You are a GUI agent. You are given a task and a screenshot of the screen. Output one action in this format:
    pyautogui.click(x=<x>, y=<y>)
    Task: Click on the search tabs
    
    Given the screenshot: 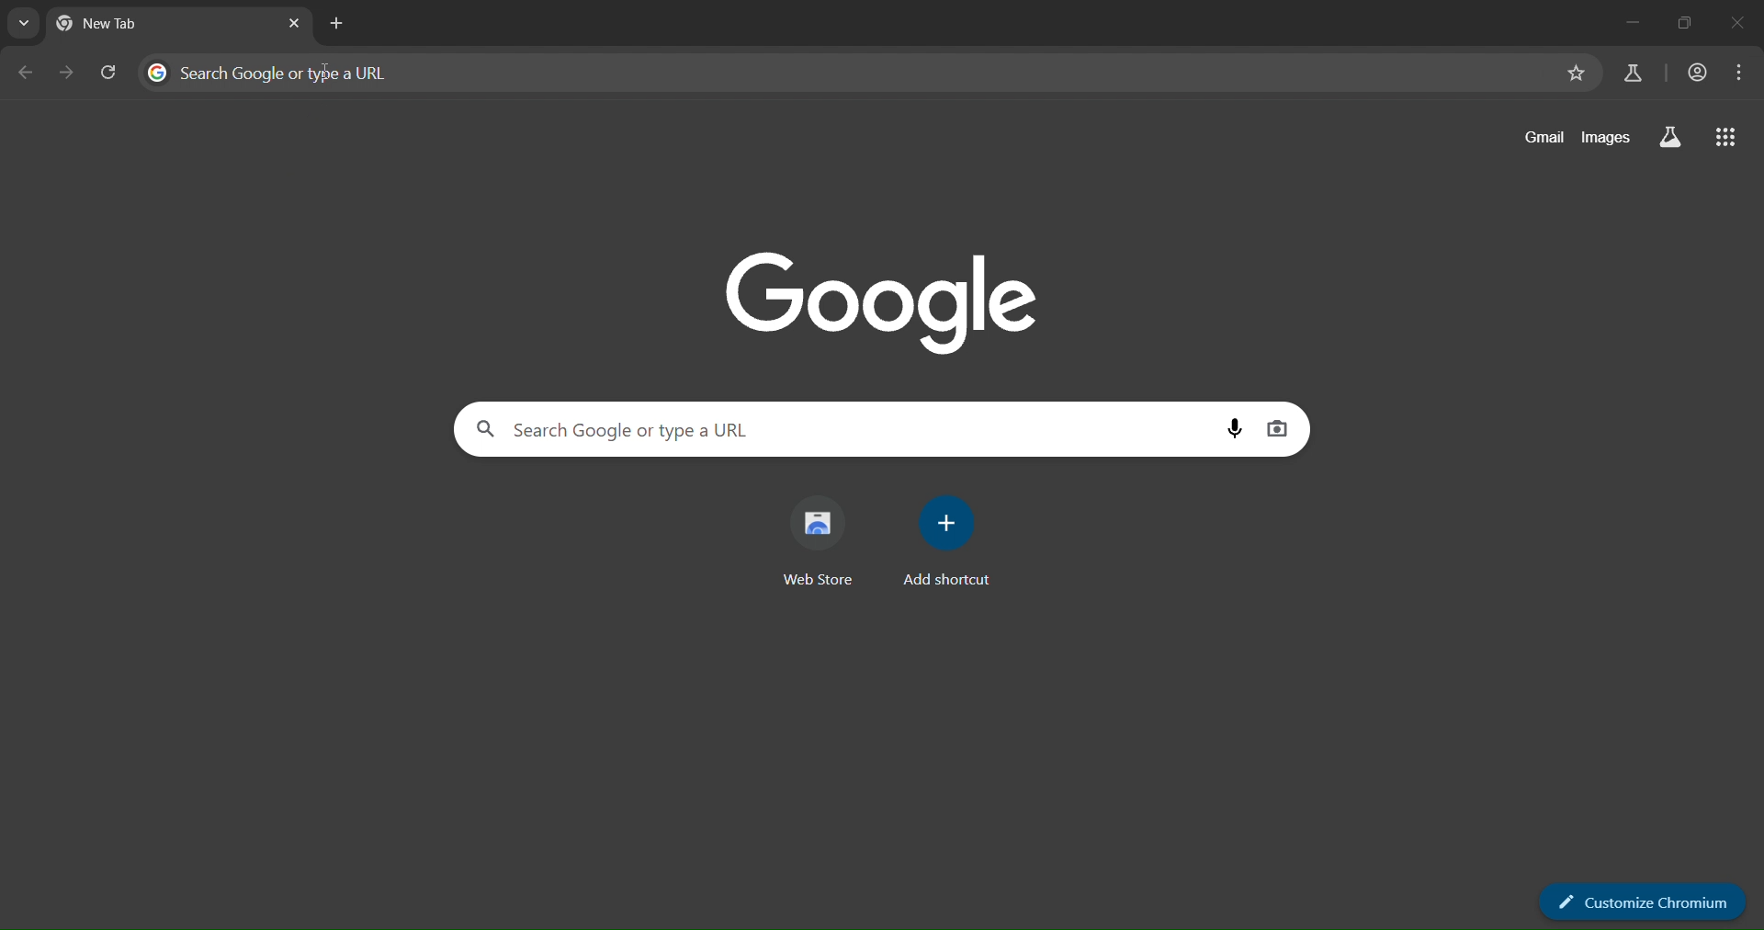 What is the action you would take?
    pyautogui.click(x=26, y=23)
    